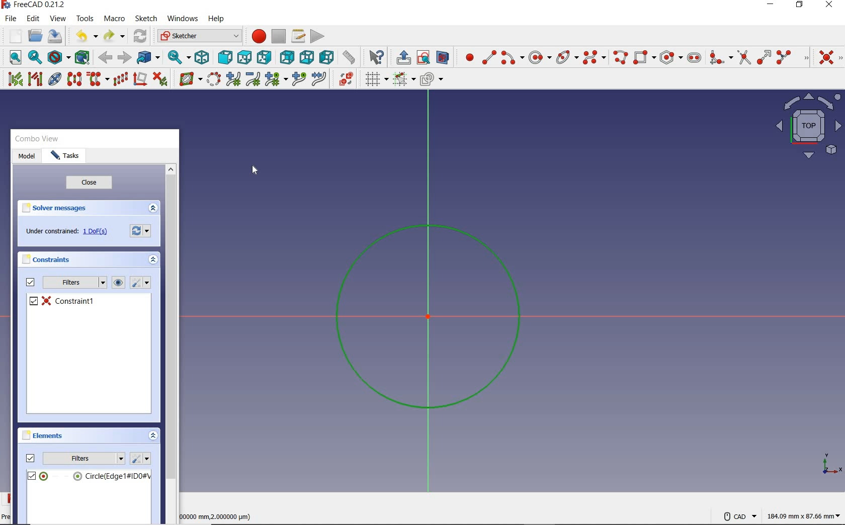 The width and height of the screenshot is (845, 525). What do you see at coordinates (143, 283) in the screenshot?
I see `settings` at bounding box center [143, 283].